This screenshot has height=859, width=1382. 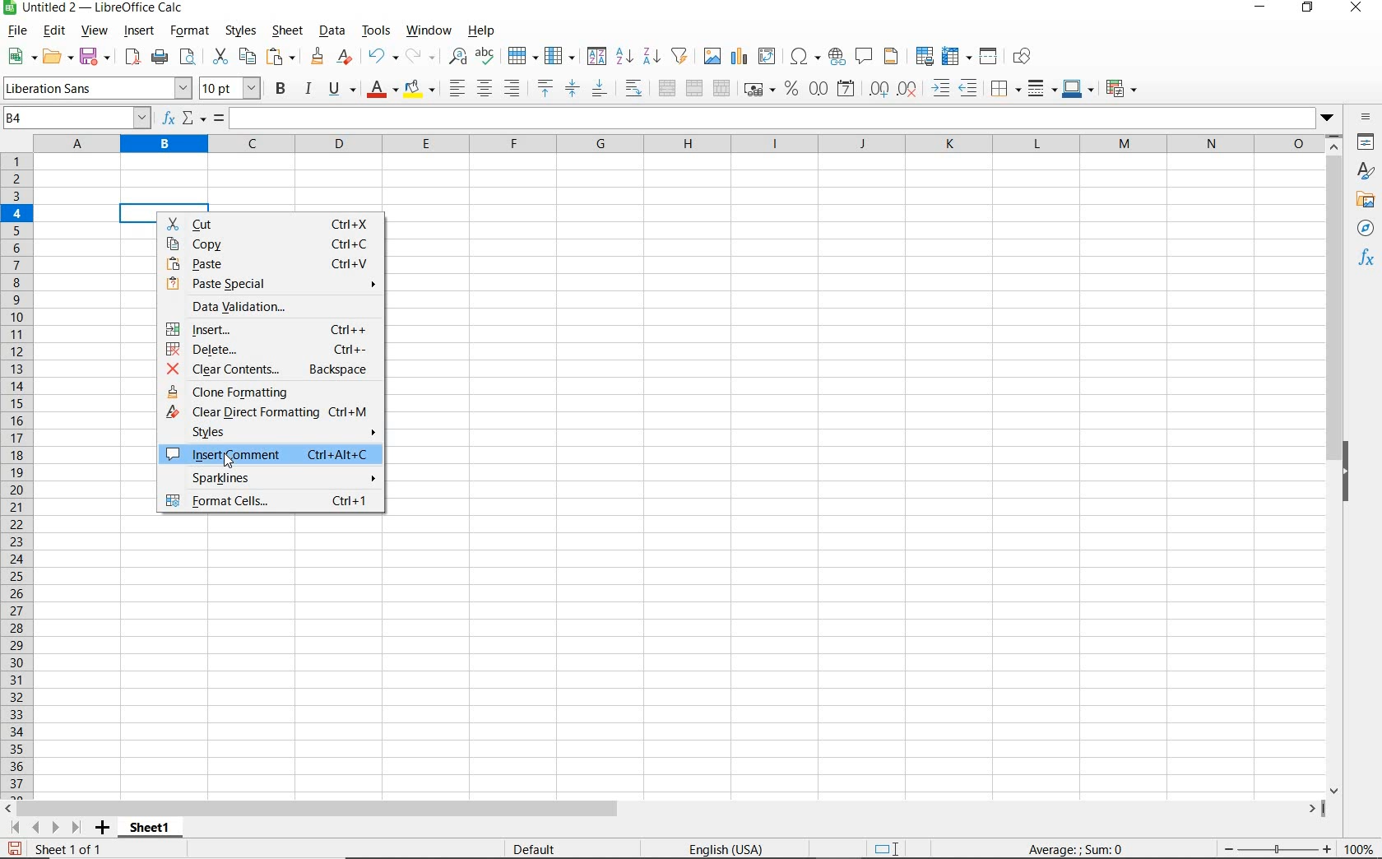 What do you see at coordinates (739, 58) in the screenshot?
I see `insert chart` at bounding box center [739, 58].